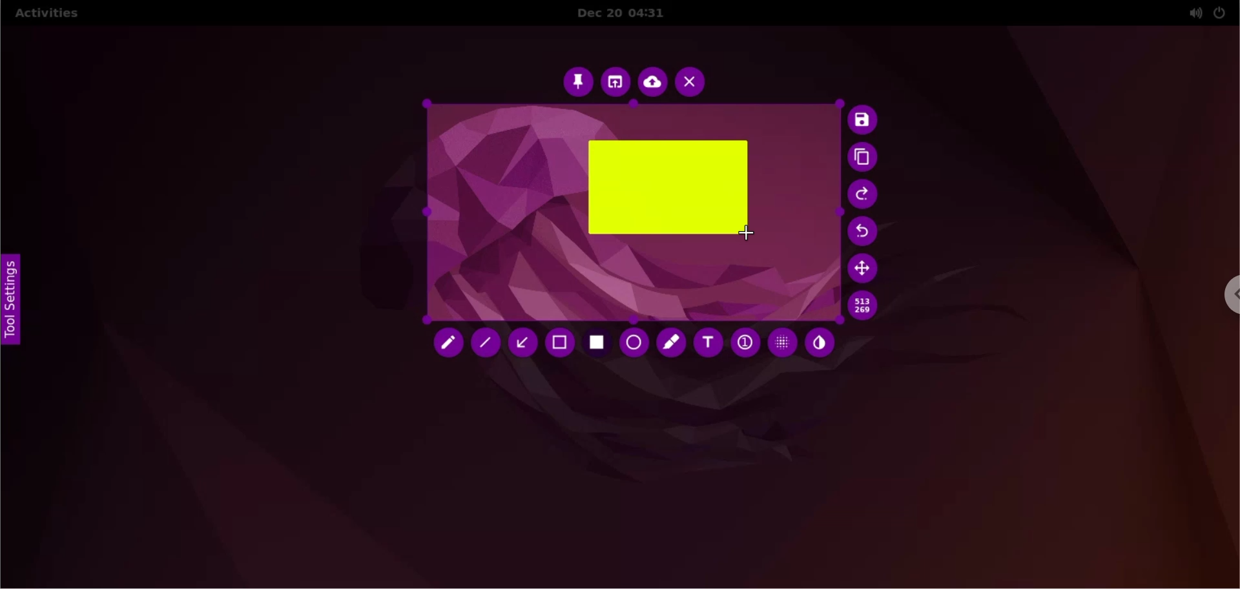 This screenshot has height=589, width=1240. Describe the element at coordinates (634, 343) in the screenshot. I see `circle tool` at that location.